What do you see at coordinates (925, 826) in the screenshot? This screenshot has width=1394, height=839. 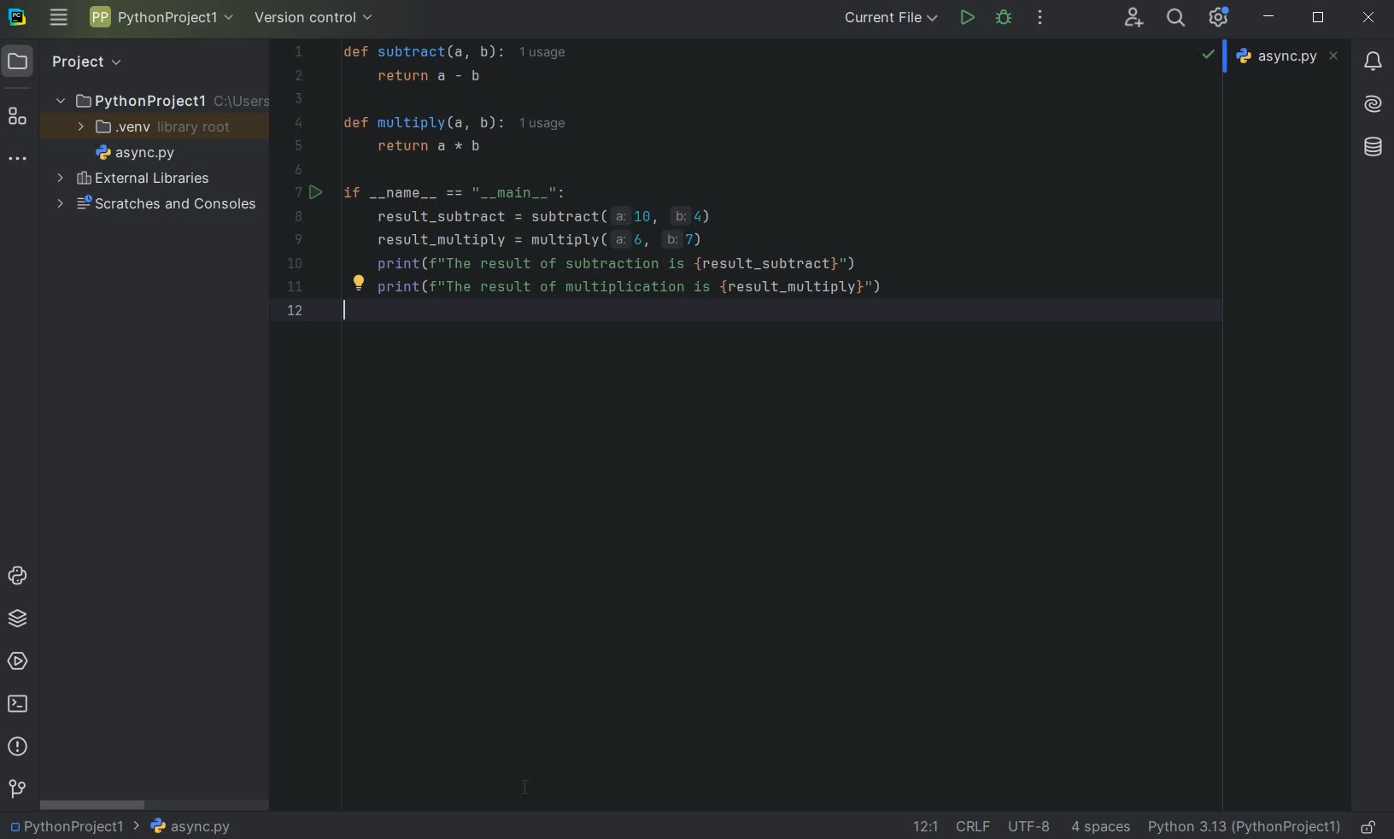 I see `go to line` at bounding box center [925, 826].